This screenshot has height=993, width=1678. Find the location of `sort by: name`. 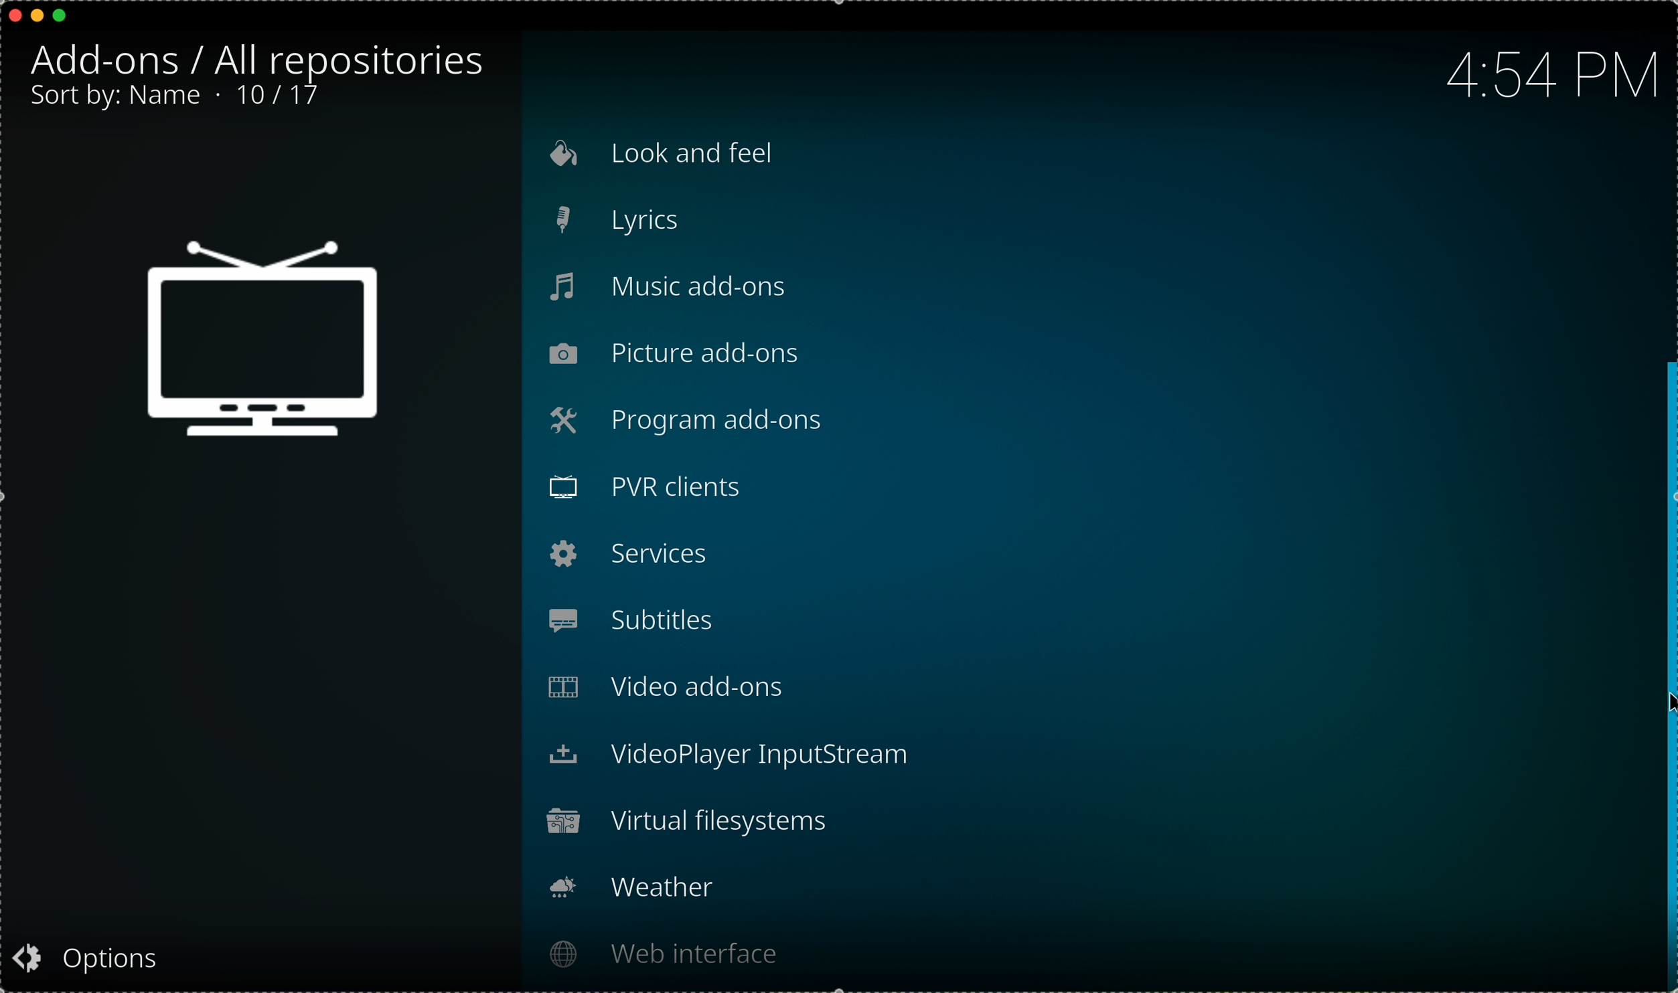

sort by: name is located at coordinates (117, 98).